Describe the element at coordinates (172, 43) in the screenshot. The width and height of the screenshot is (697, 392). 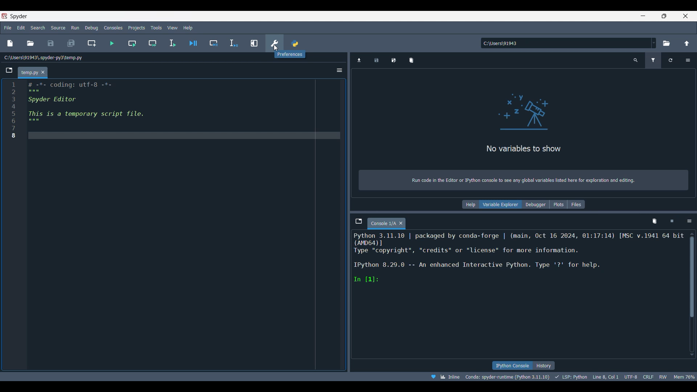
I see `Run selection/current line` at that location.